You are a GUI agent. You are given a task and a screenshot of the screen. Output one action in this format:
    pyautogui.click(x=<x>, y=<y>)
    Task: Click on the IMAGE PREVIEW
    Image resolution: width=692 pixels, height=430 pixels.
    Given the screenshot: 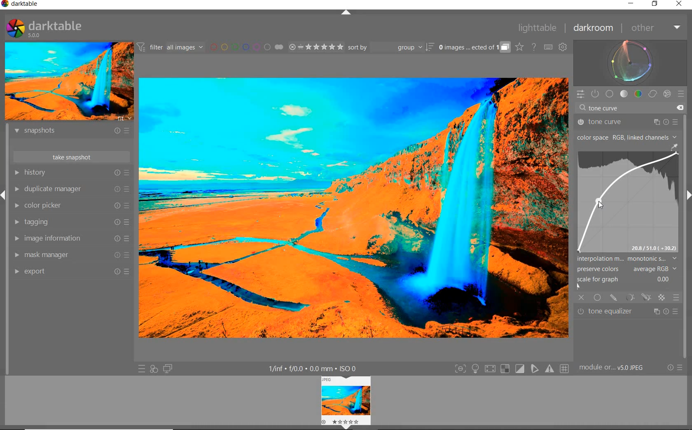 What is the action you would take?
    pyautogui.click(x=68, y=82)
    